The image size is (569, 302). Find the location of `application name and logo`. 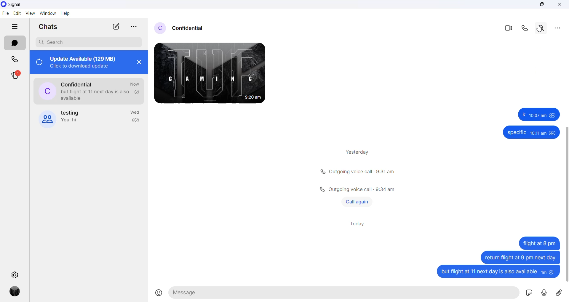

application name and logo is located at coordinates (16, 5).